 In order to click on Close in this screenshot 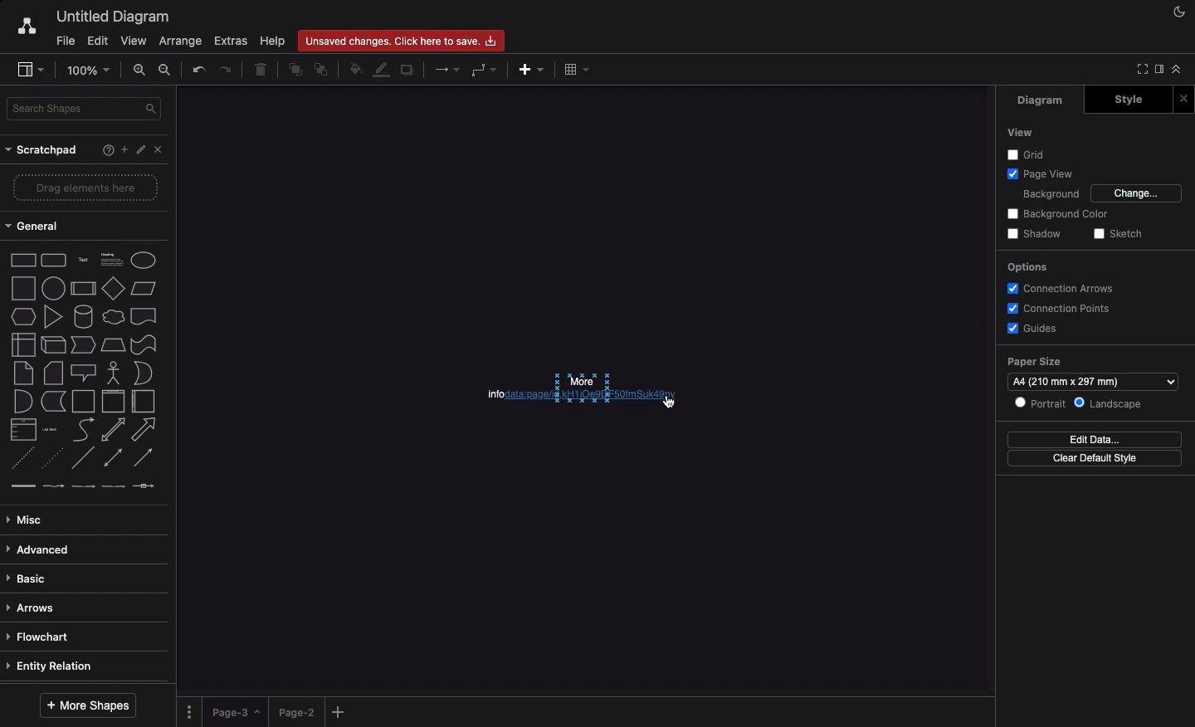, I will do `click(1186, 98)`.